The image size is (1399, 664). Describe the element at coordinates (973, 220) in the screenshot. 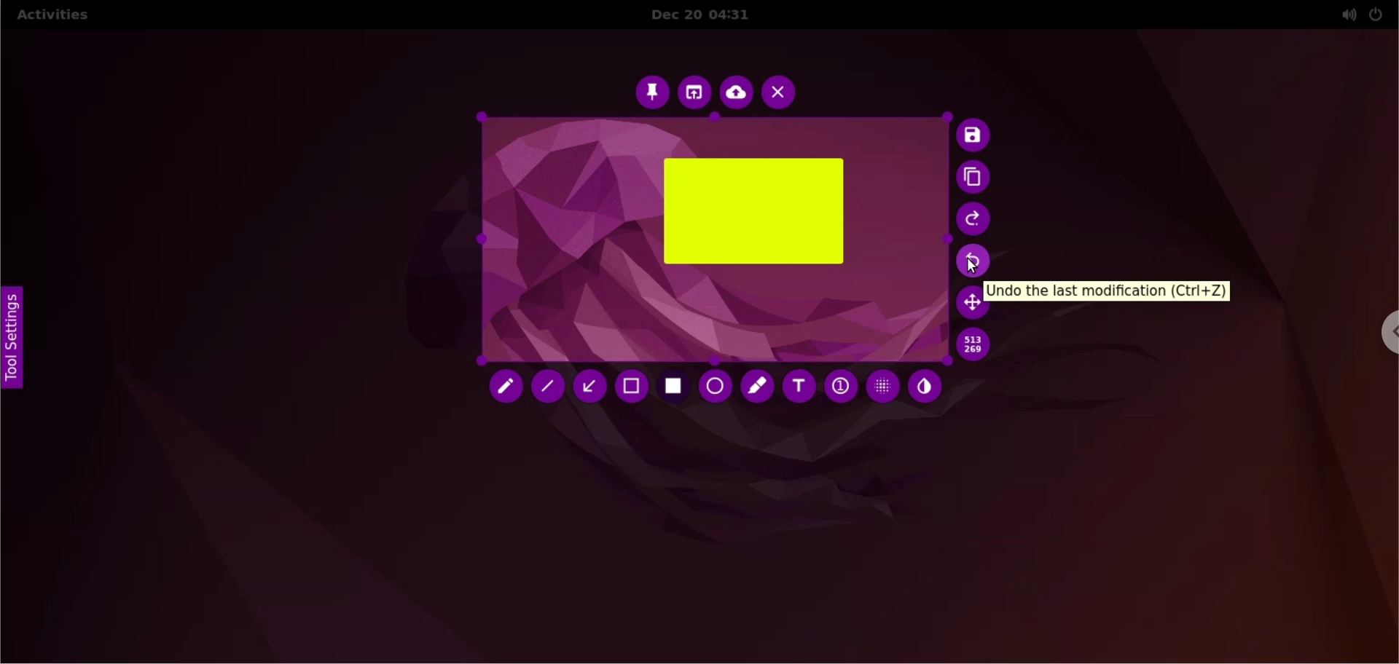

I see `redo` at that location.